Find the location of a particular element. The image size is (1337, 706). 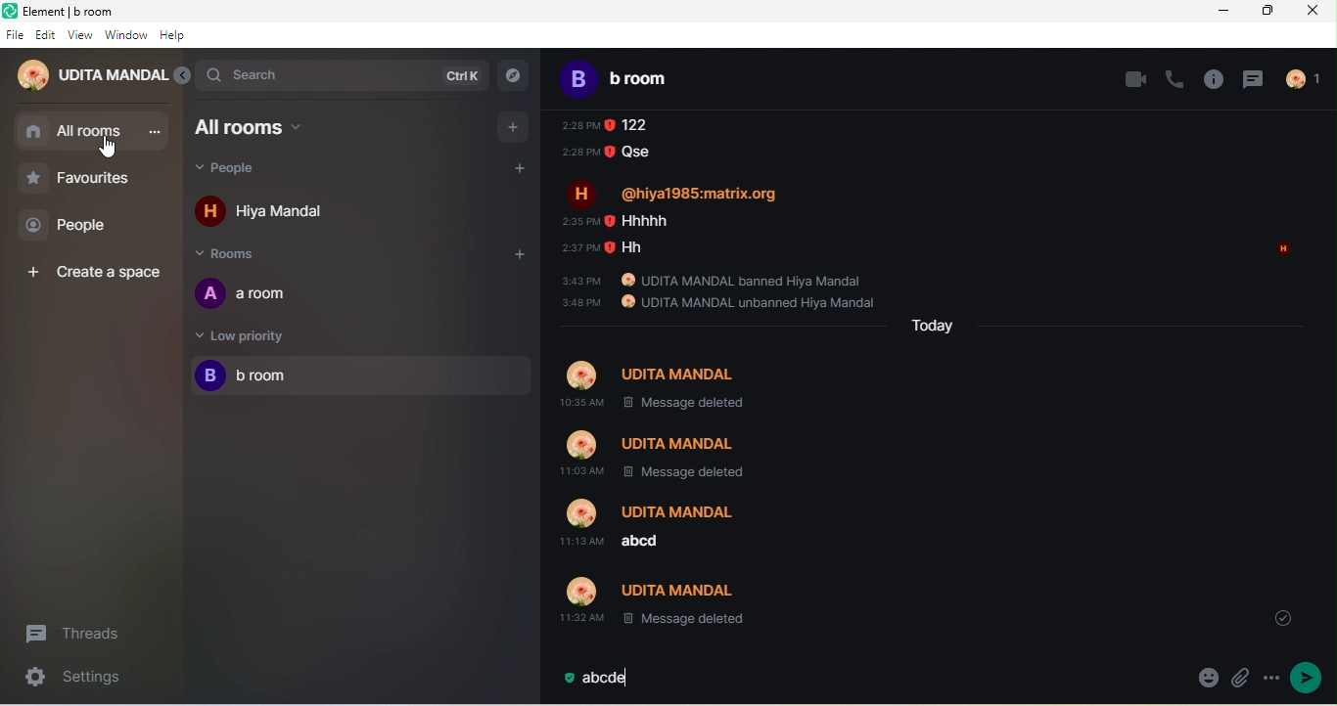

add room is located at coordinates (519, 254).